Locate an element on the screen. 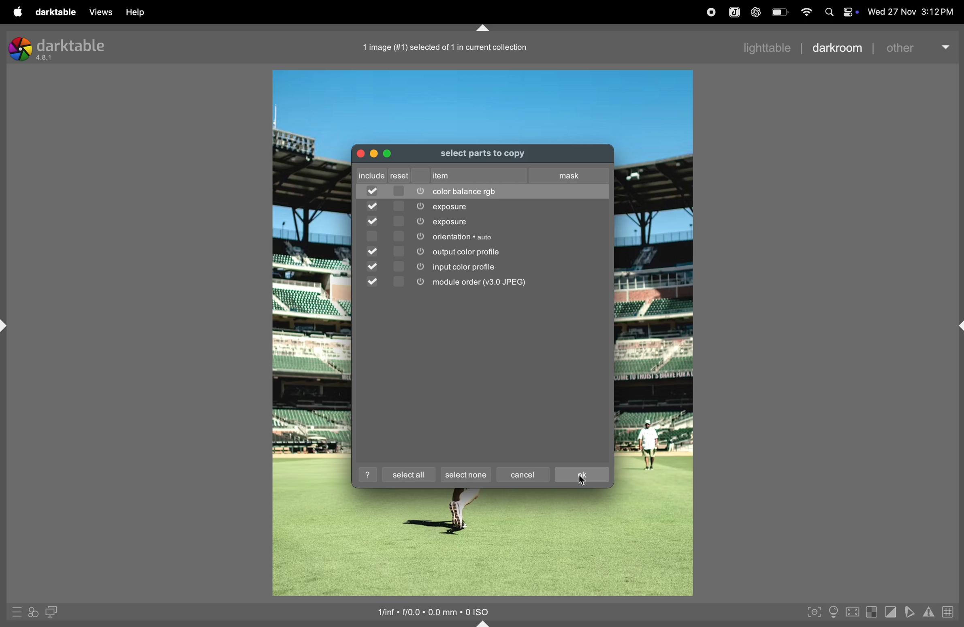 The height and width of the screenshot is (627, 964). shift+ctrl+r is located at coordinates (958, 326).